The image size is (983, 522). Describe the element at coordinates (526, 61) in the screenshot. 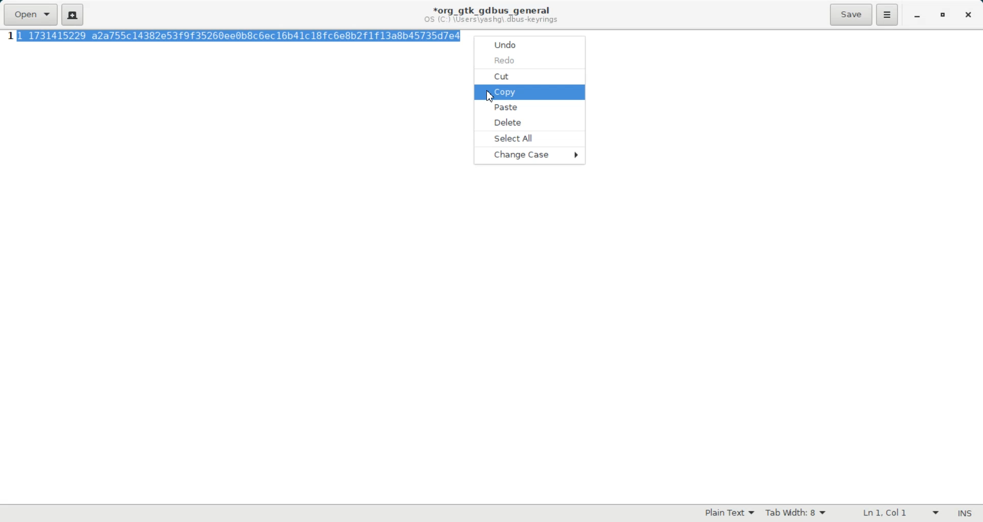

I see `Redo` at that location.